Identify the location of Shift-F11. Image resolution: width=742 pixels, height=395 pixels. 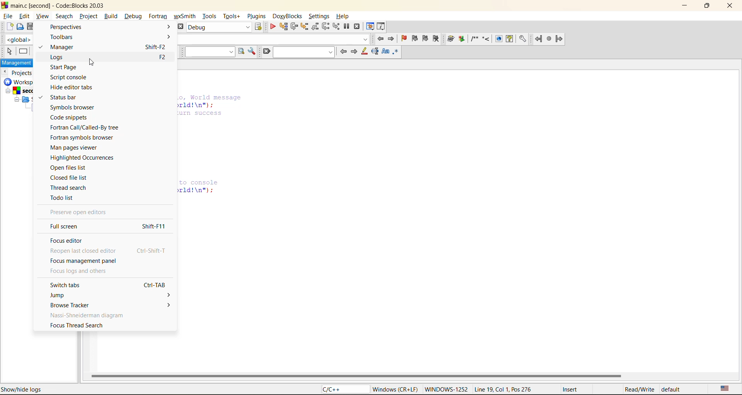
(153, 226).